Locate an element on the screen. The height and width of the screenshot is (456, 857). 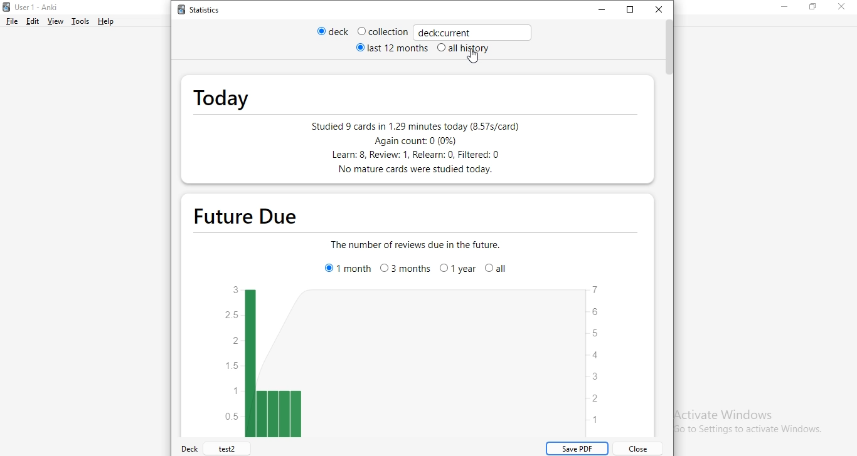
all history is located at coordinates (469, 48).